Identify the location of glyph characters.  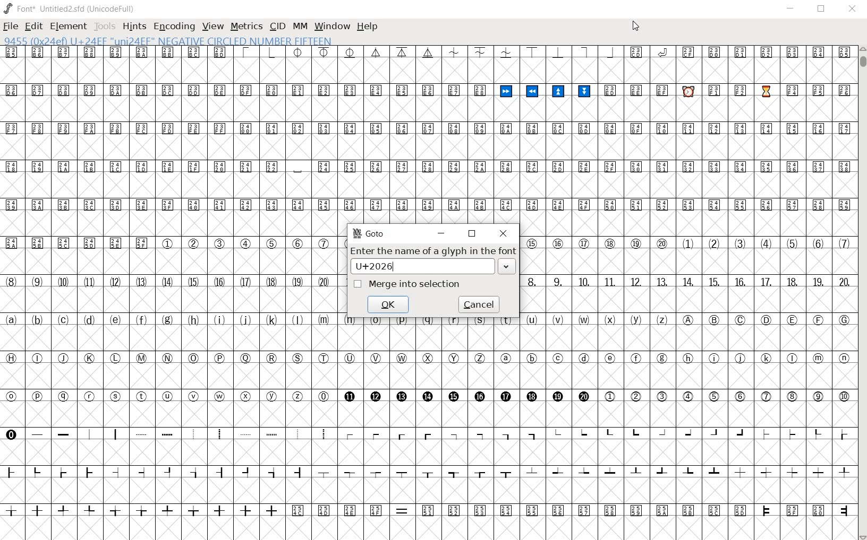
(598, 134).